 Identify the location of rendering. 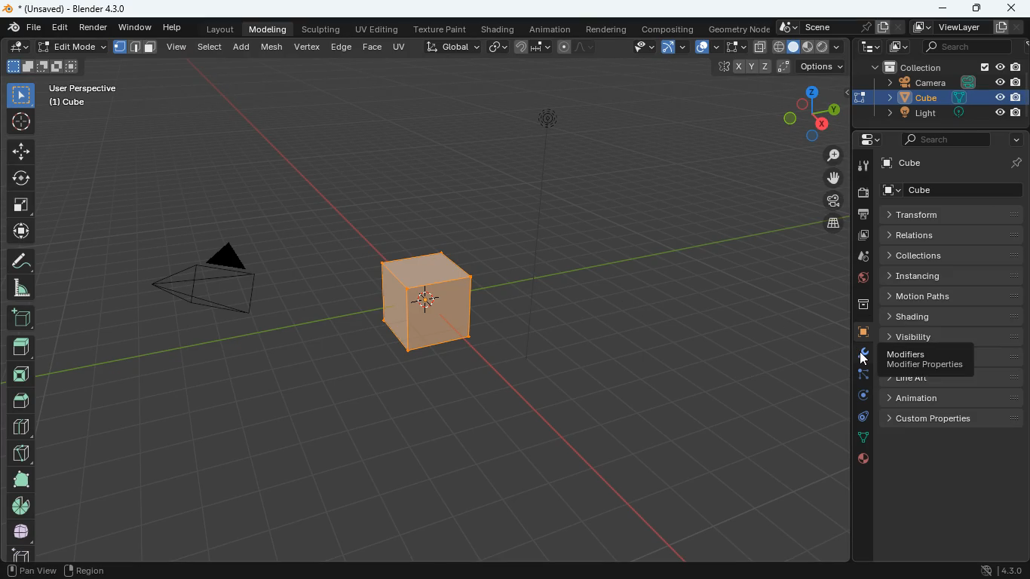
(607, 26).